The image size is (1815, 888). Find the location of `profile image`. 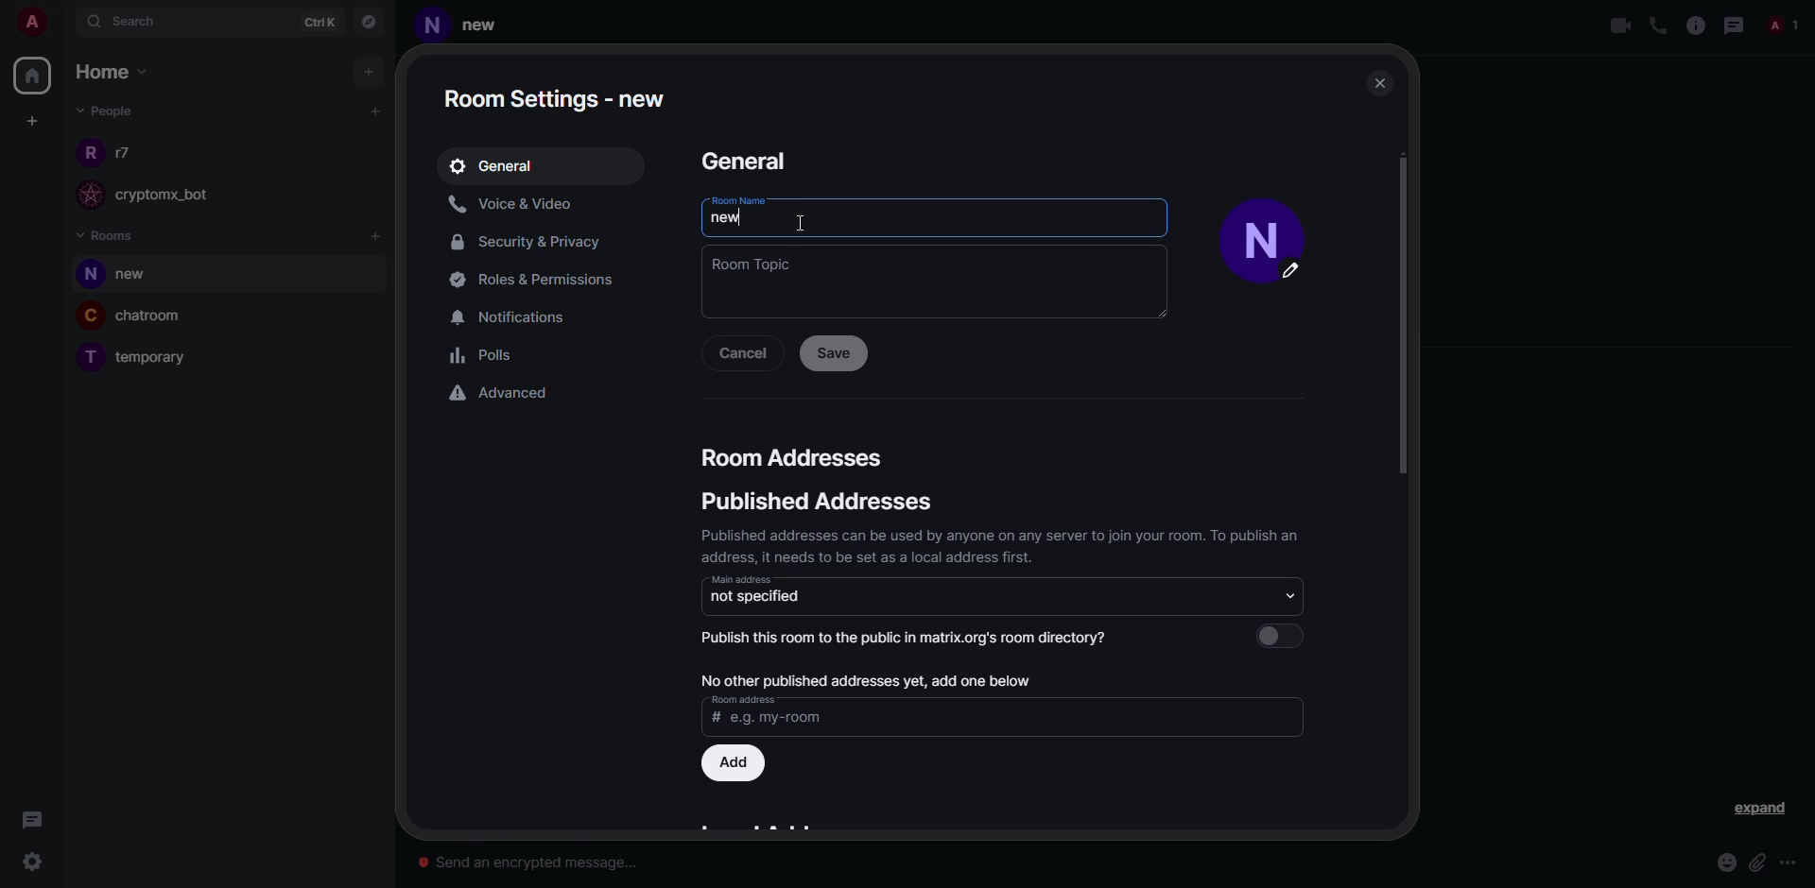

profile image is located at coordinates (86, 360).